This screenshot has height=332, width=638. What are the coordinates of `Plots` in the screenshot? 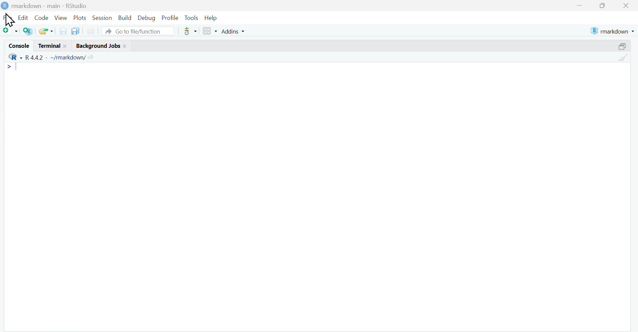 It's located at (80, 18).